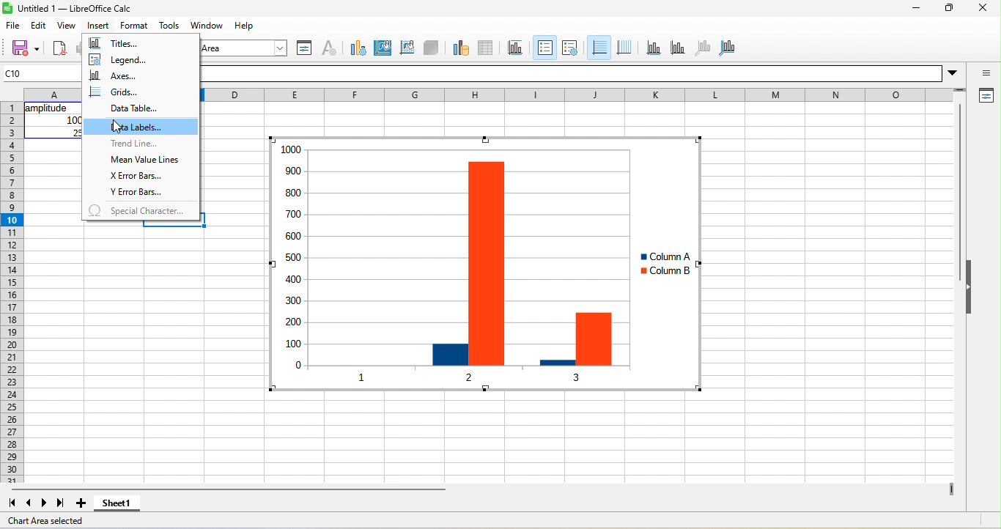 The width and height of the screenshot is (1001, 529). I want to click on 100, so click(74, 120).